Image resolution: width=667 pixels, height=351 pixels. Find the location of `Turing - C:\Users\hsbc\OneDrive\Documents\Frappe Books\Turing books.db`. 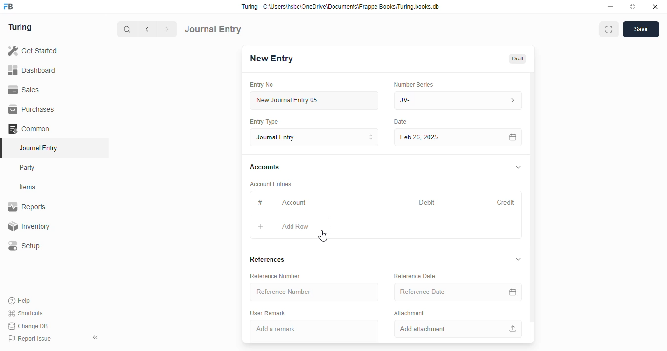

Turing - C:\Users\hsbc\OneDrive\Documents\Frappe Books\Turing books.db is located at coordinates (340, 7).